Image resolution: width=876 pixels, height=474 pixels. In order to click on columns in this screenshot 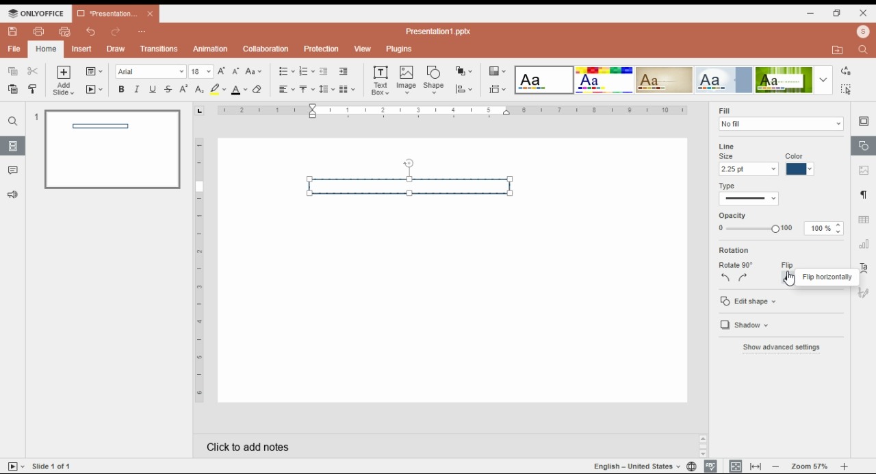, I will do `click(348, 89)`.